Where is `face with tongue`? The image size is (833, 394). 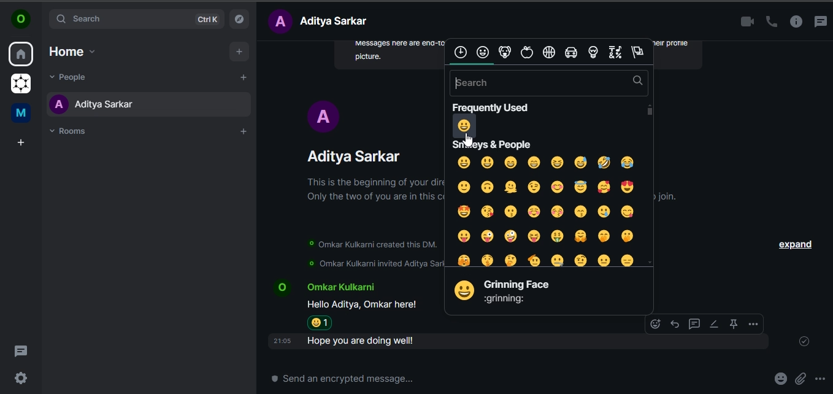 face with tongue is located at coordinates (464, 236).